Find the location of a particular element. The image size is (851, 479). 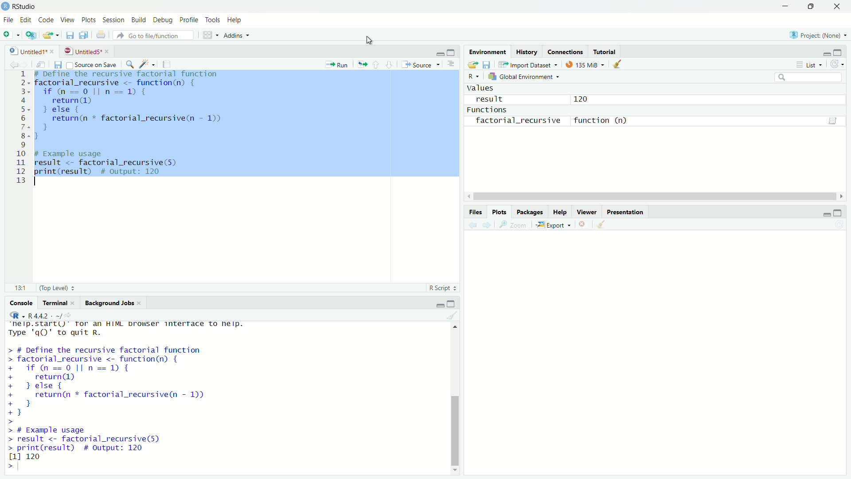

Up is located at coordinates (458, 326).